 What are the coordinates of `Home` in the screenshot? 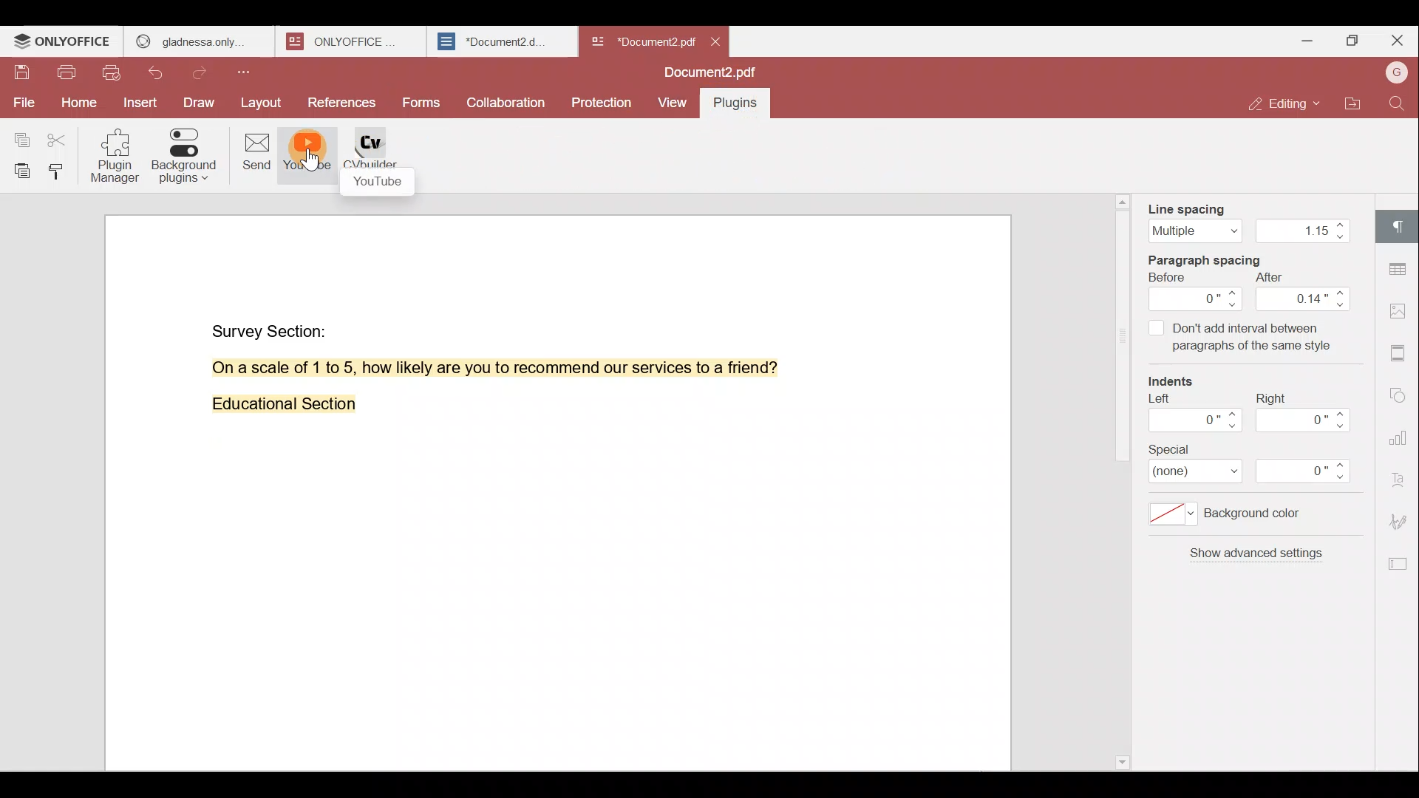 It's located at (76, 106).